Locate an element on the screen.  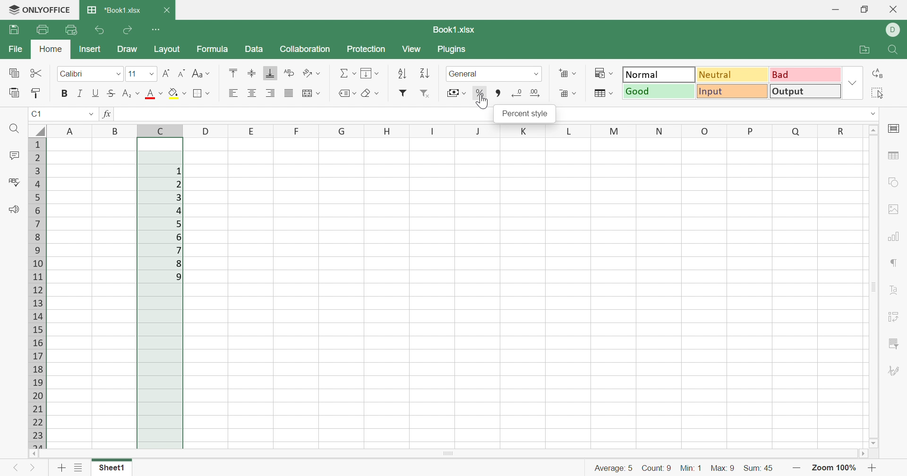
Strikethrough is located at coordinates (110, 93).